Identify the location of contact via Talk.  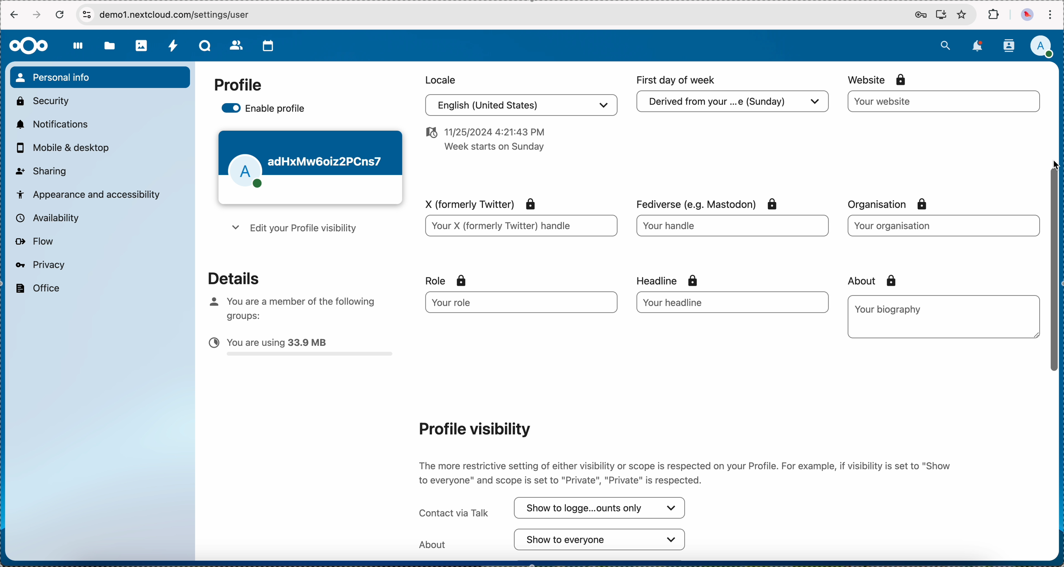
(553, 508).